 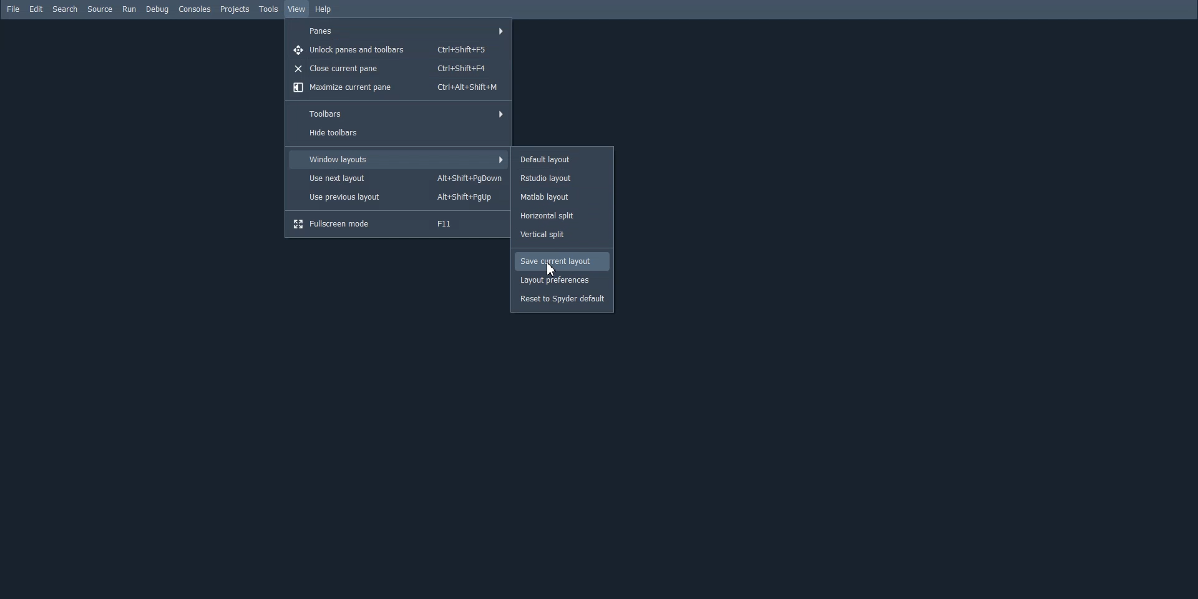 What do you see at coordinates (563, 281) in the screenshot?
I see `Layout preferences` at bounding box center [563, 281].